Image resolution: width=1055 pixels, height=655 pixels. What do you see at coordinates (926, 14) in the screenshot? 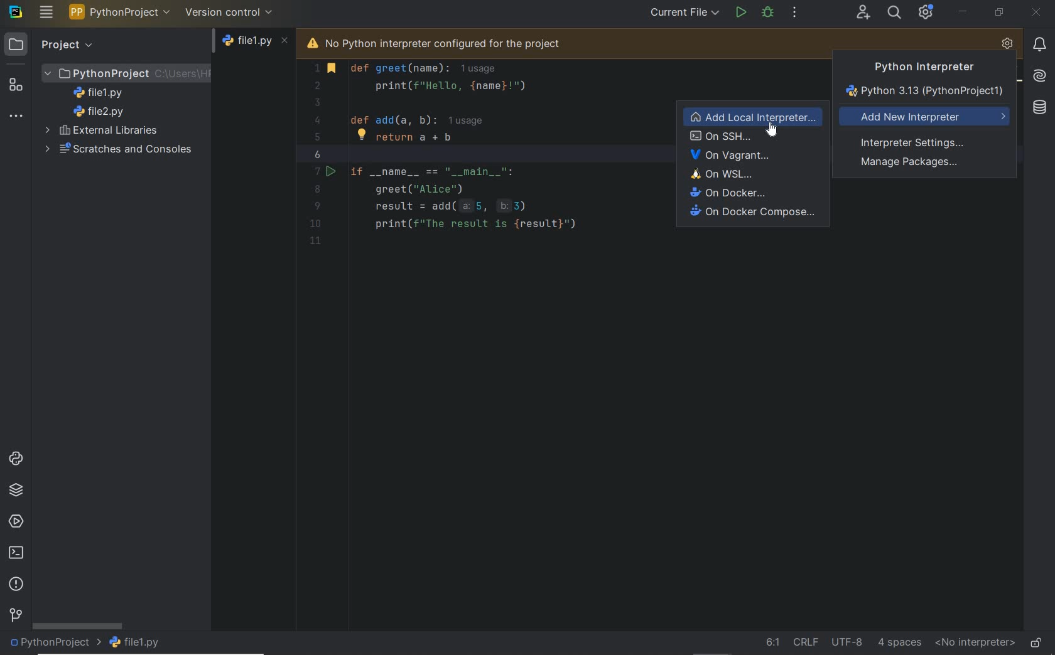
I see `Ide and Project Settings` at bounding box center [926, 14].